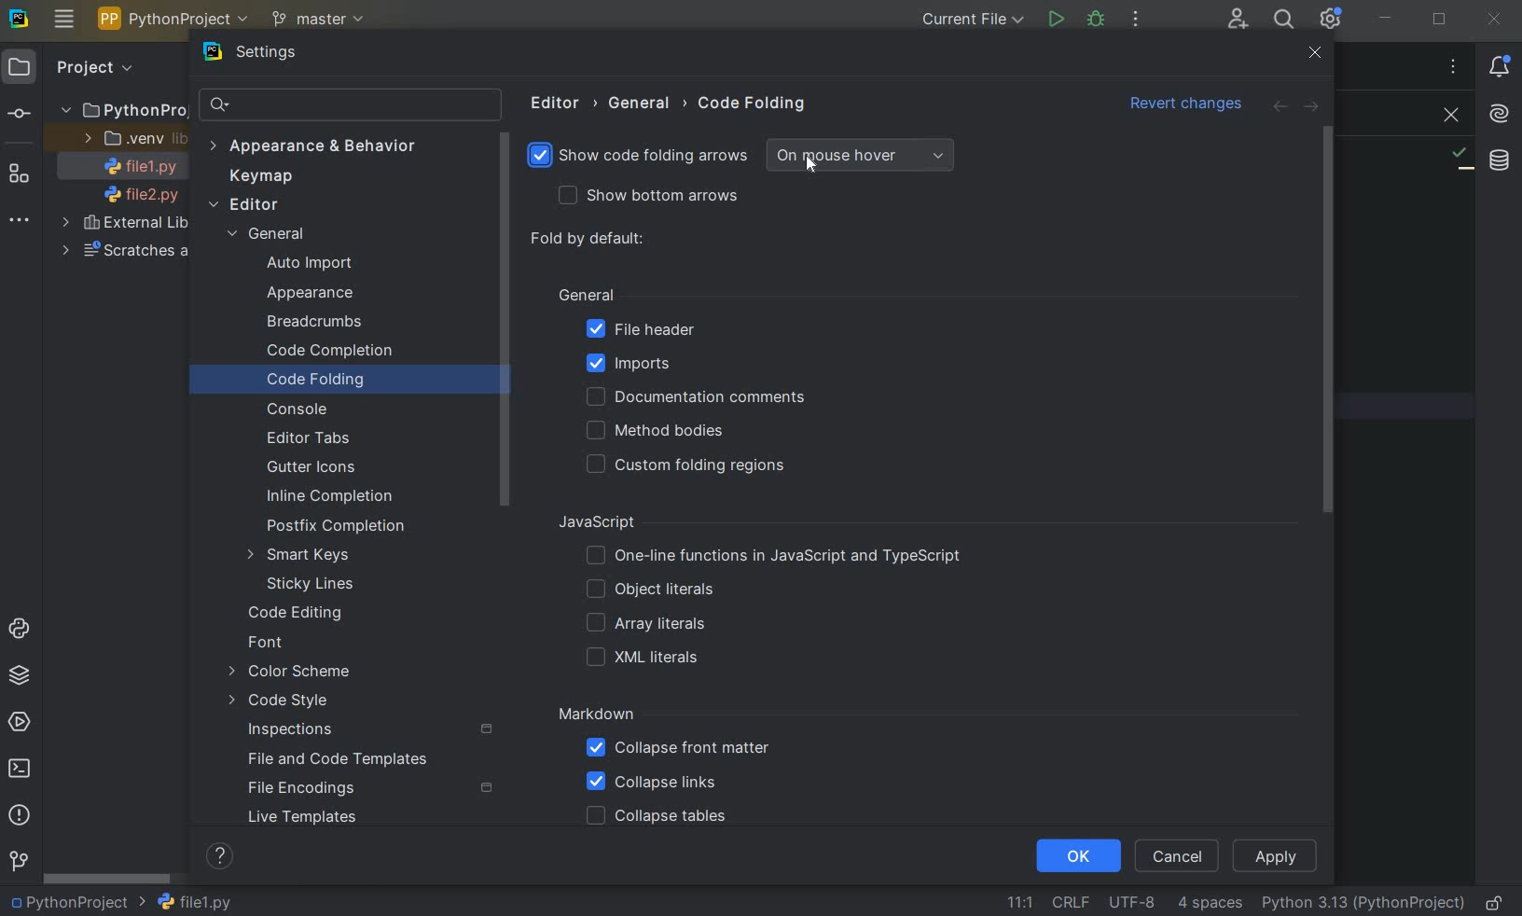  Describe the element at coordinates (349, 106) in the screenshot. I see `SEARCH SETTINGS` at that location.